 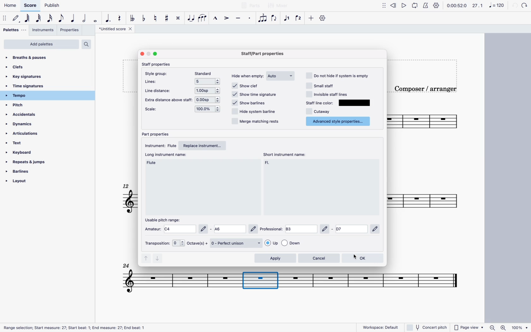 What do you see at coordinates (209, 100) in the screenshot?
I see `options` at bounding box center [209, 100].